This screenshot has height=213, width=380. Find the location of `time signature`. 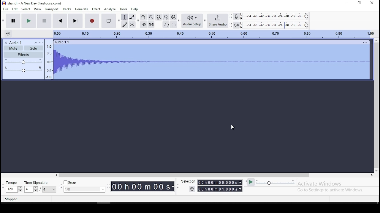

time signature is located at coordinates (40, 187).